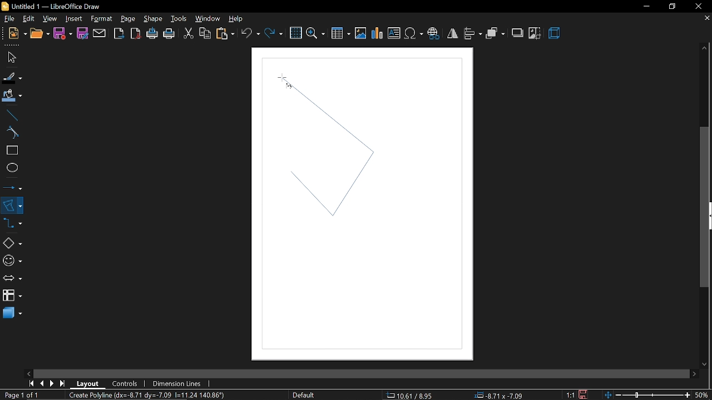 The width and height of the screenshot is (712, 400). Describe the element at coordinates (10, 57) in the screenshot. I see `select` at that location.